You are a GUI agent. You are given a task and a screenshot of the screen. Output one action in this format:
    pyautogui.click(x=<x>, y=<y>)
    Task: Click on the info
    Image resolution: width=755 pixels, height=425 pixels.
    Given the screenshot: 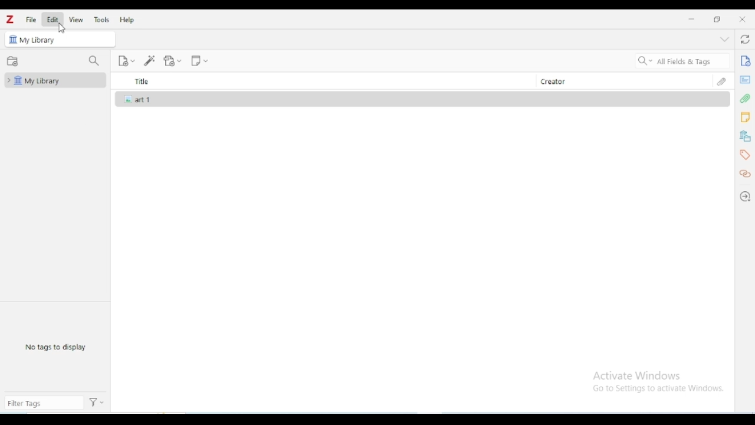 What is the action you would take?
    pyautogui.click(x=746, y=60)
    